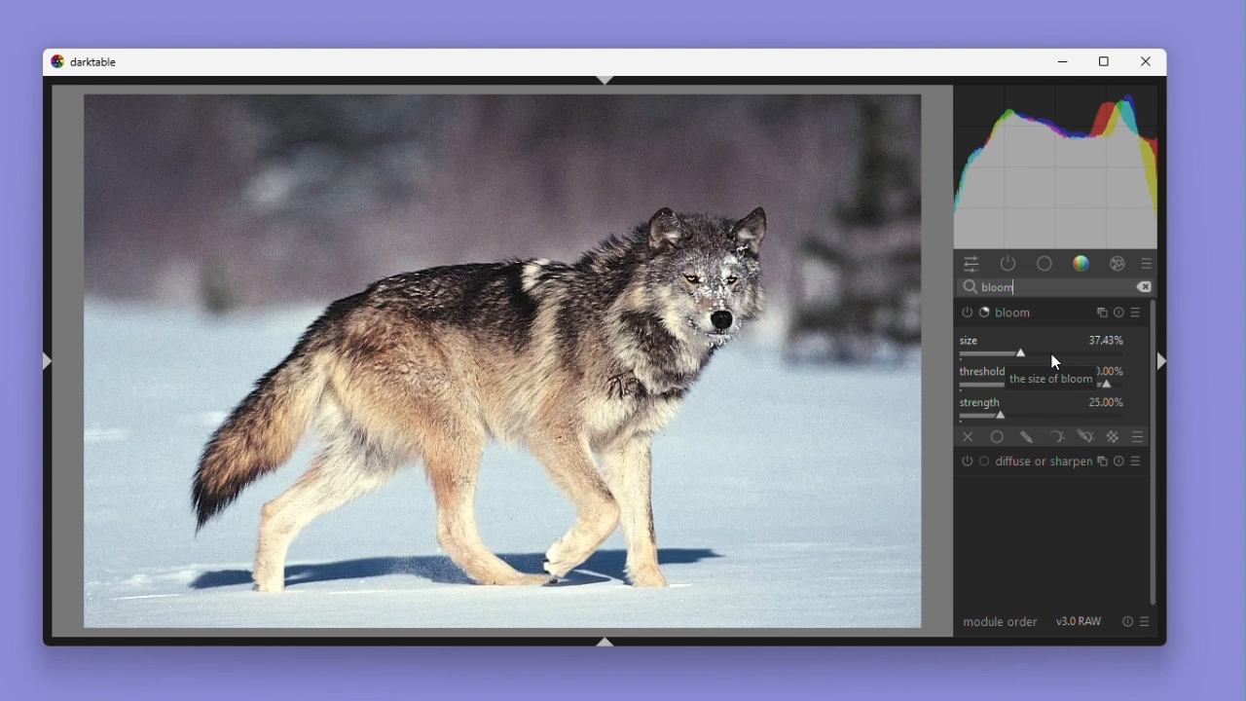  Describe the element at coordinates (1047, 418) in the screenshot. I see `` at that location.